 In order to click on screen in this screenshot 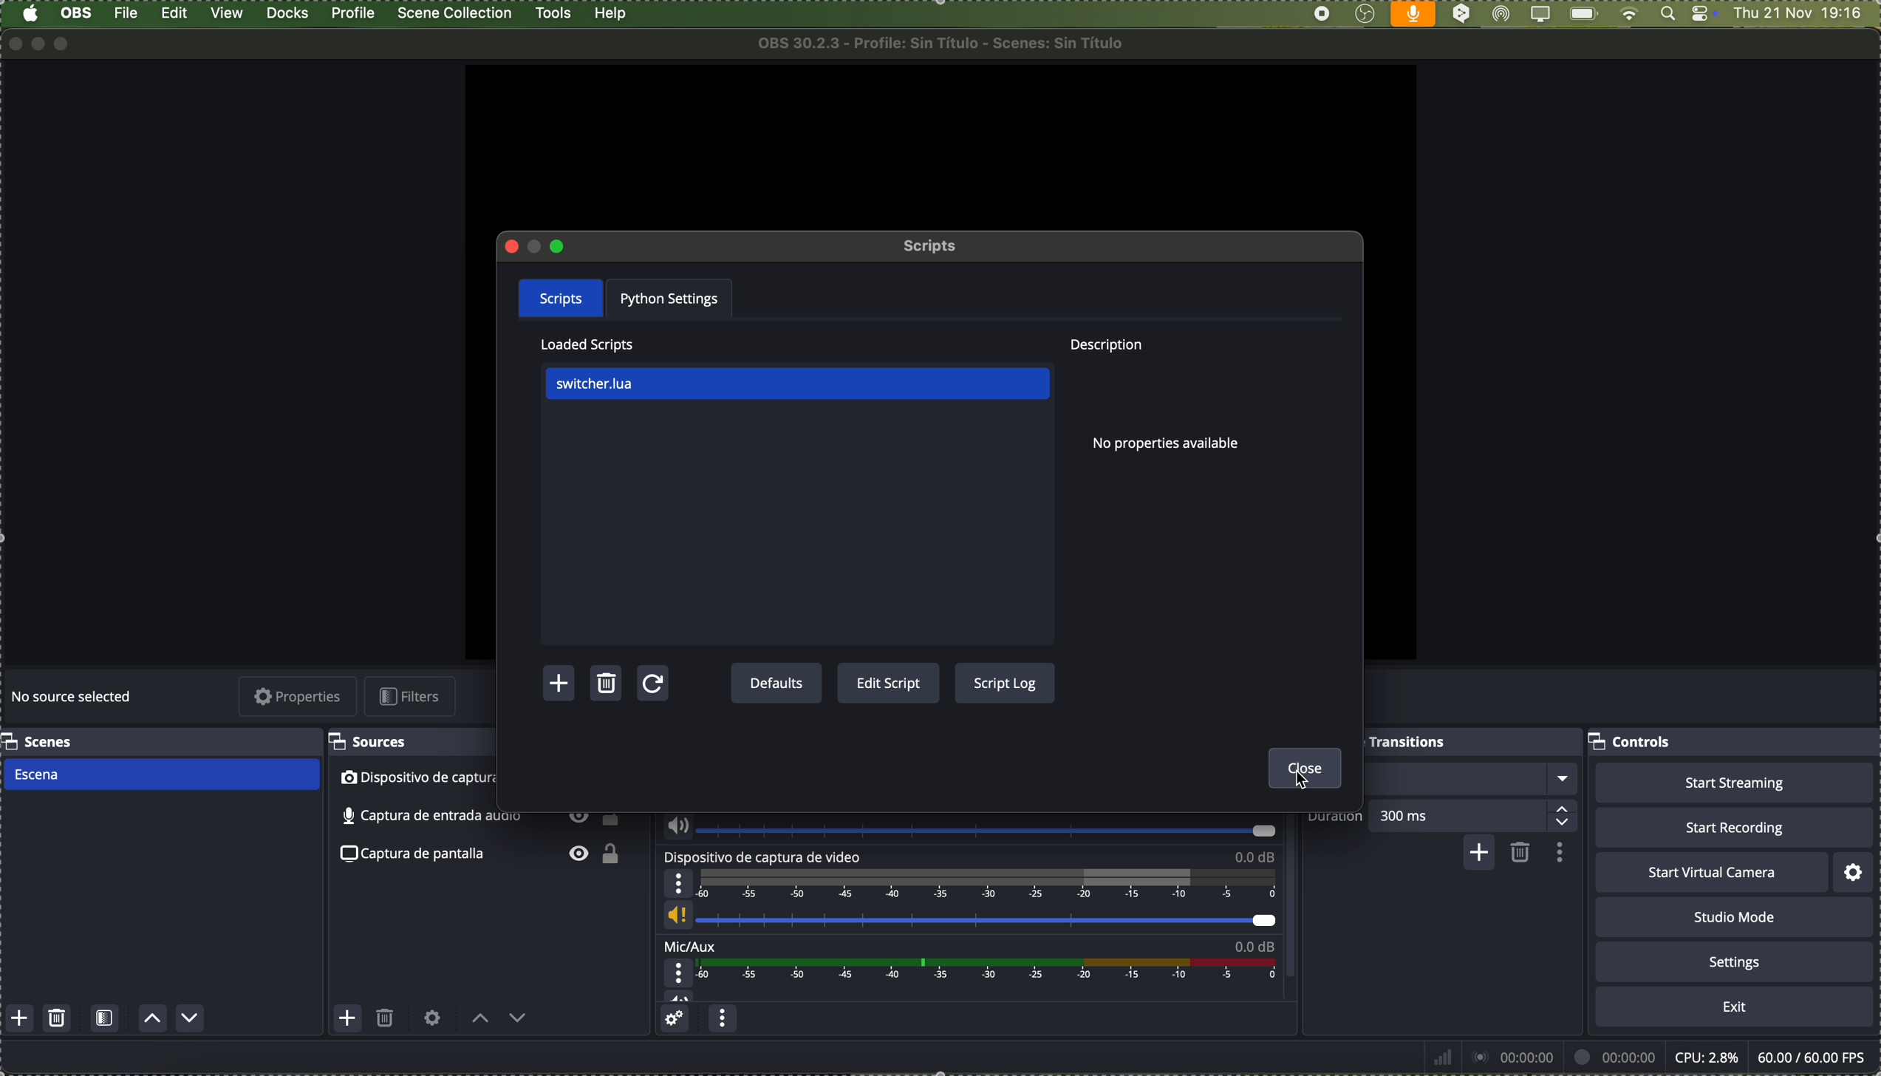, I will do `click(1539, 15)`.